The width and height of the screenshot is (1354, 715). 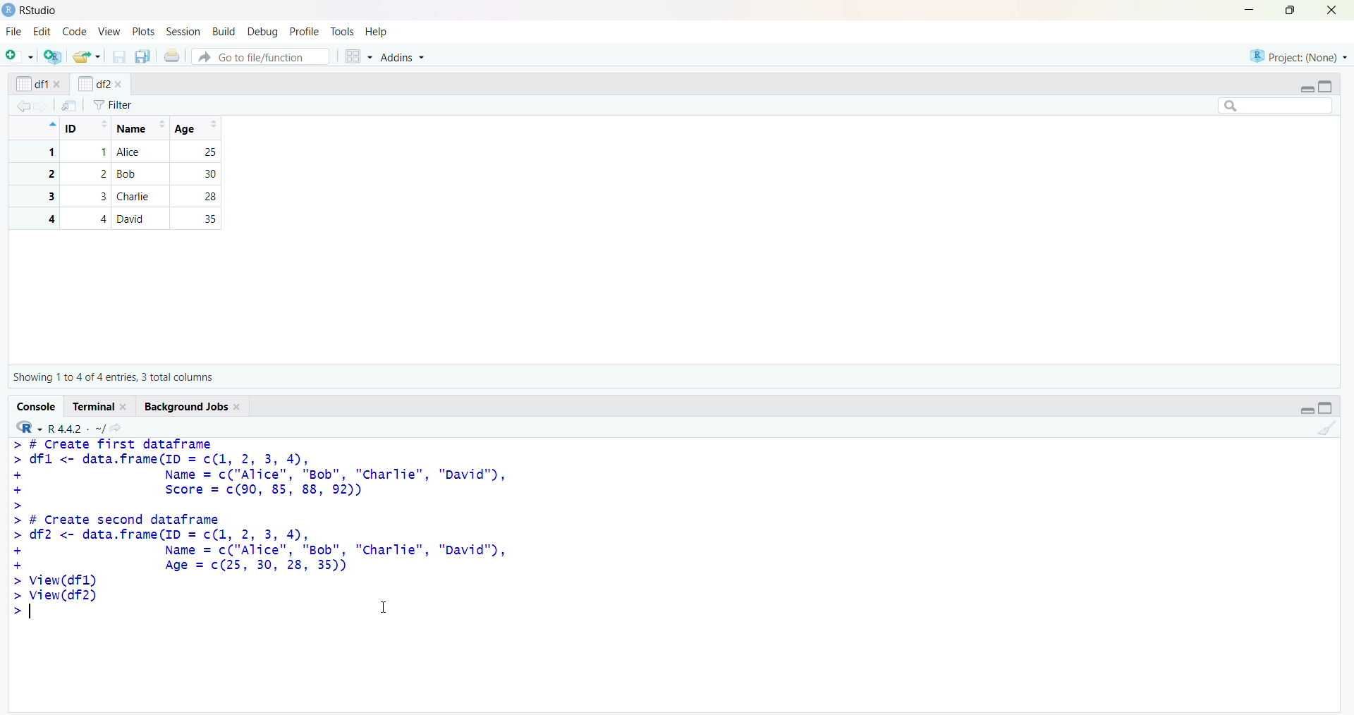 What do you see at coordinates (75, 31) in the screenshot?
I see `code` at bounding box center [75, 31].